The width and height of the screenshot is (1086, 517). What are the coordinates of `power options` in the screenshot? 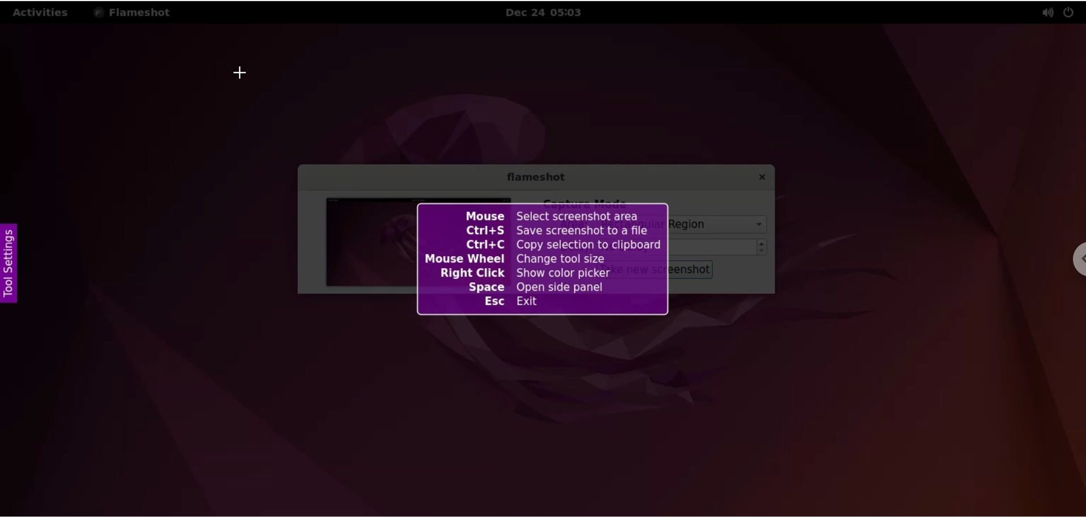 It's located at (1071, 11).